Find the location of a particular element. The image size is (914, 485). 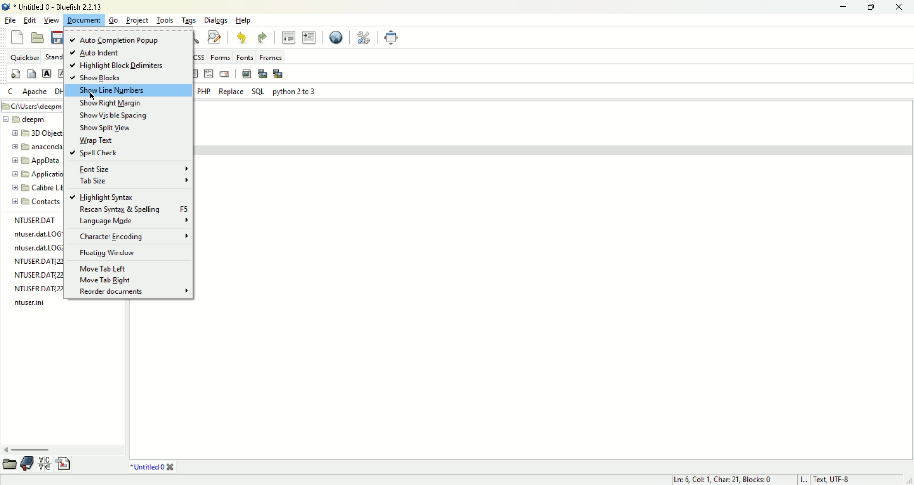

close is located at coordinates (901, 8).